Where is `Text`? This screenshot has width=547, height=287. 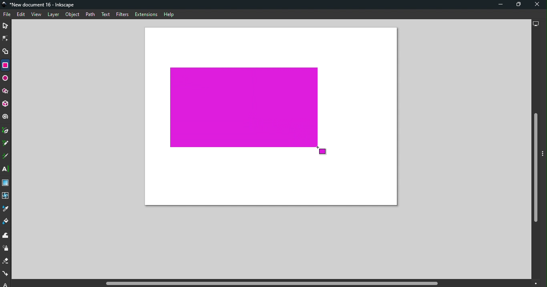 Text is located at coordinates (107, 15).